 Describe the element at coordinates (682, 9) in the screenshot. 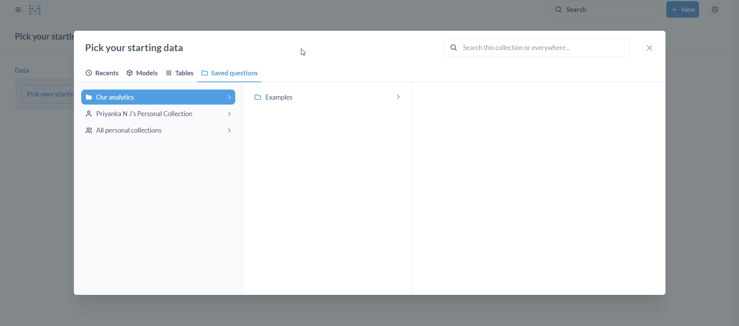

I see `new` at that location.